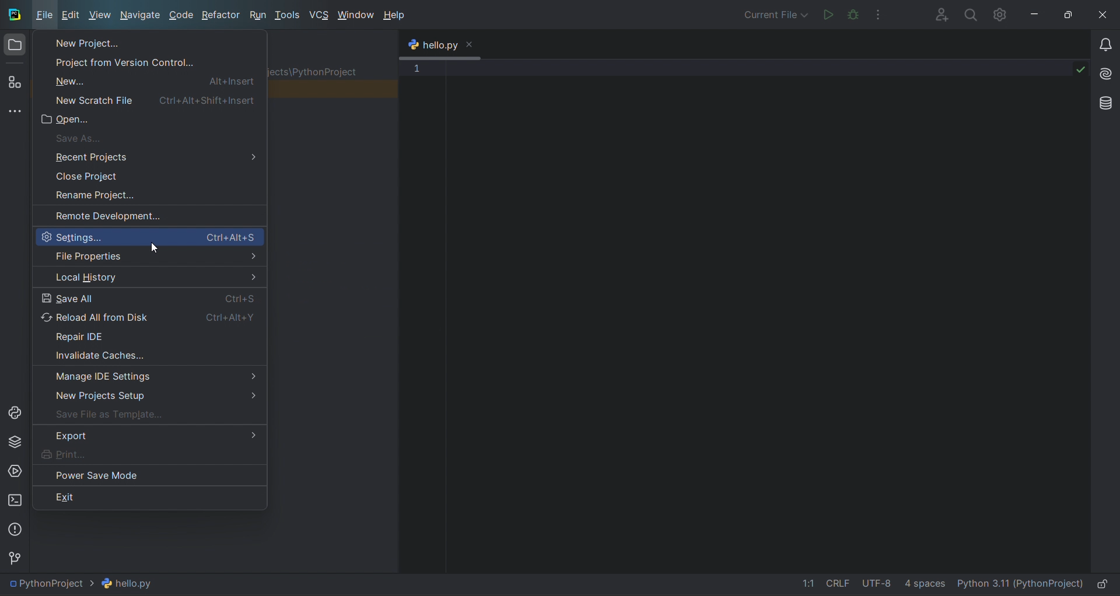 This screenshot has height=596, width=1120. What do you see at coordinates (149, 192) in the screenshot?
I see `rename` at bounding box center [149, 192].